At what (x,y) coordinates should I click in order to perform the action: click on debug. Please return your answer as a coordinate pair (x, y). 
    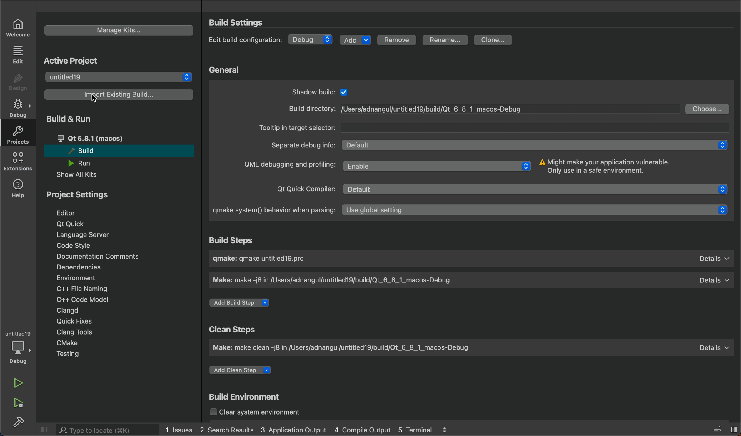
    Looking at the image, I should click on (20, 109).